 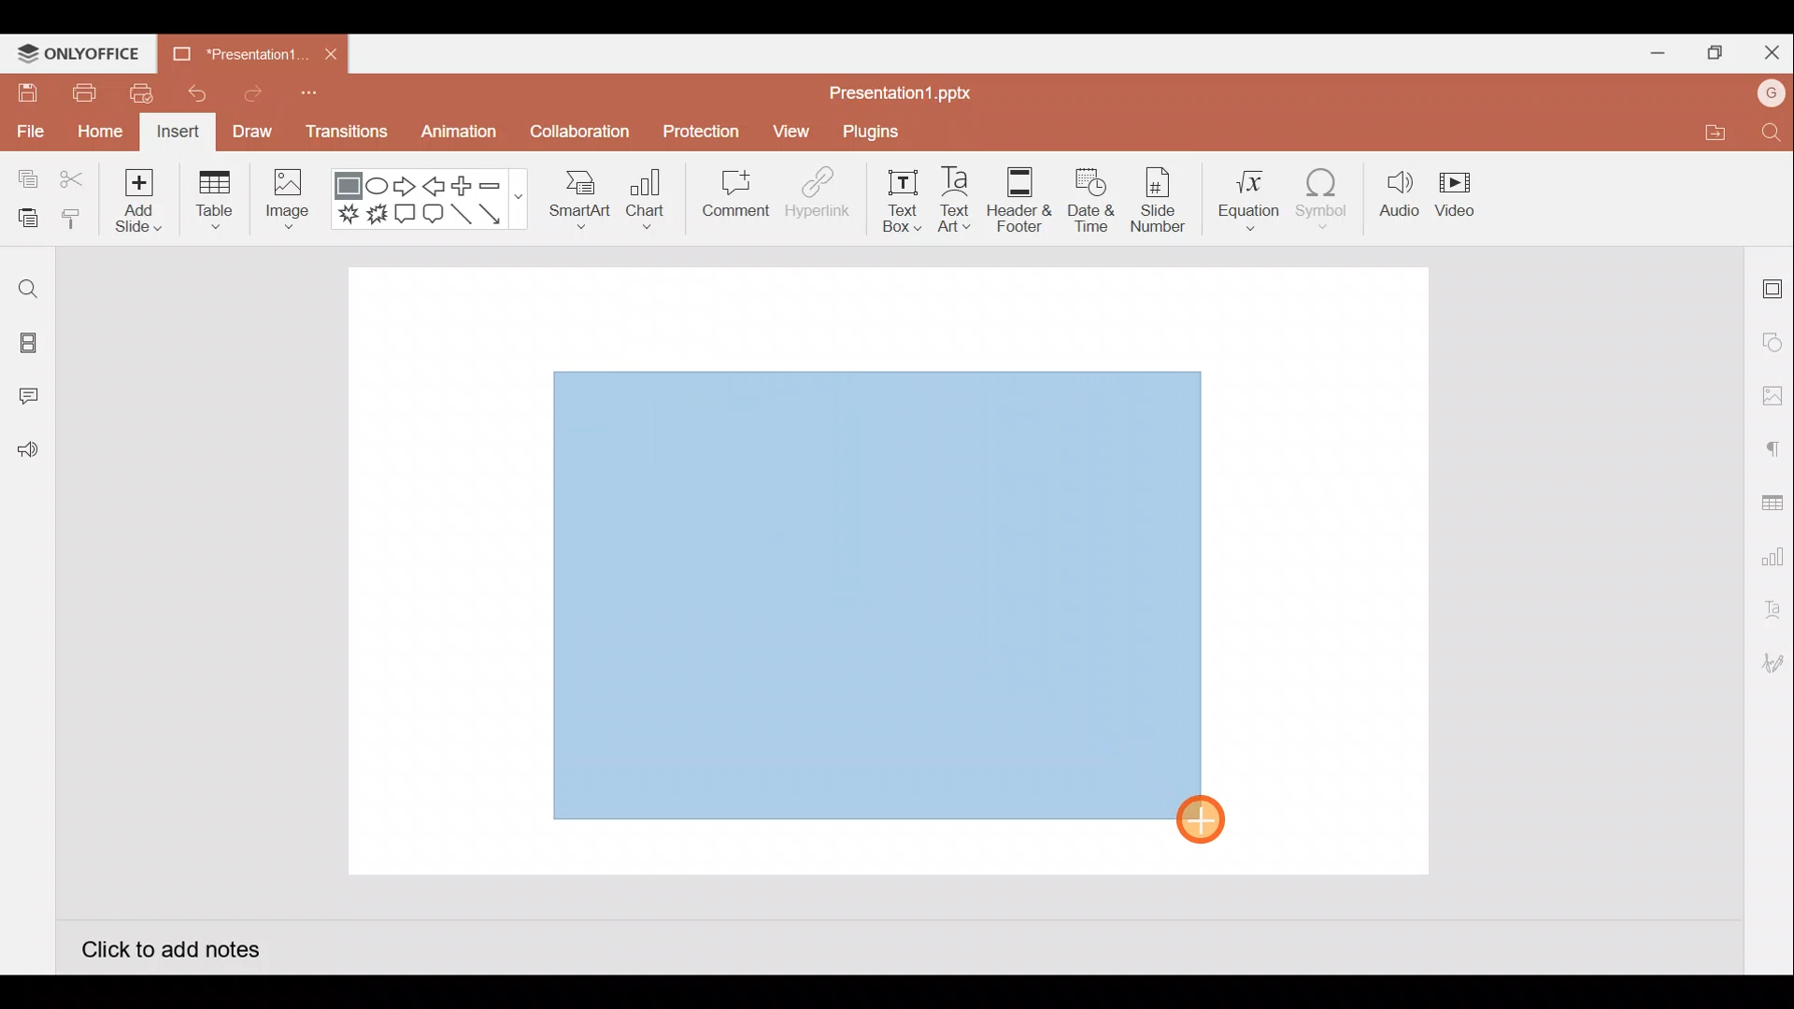 What do you see at coordinates (24, 92) in the screenshot?
I see `Save` at bounding box center [24, 92].